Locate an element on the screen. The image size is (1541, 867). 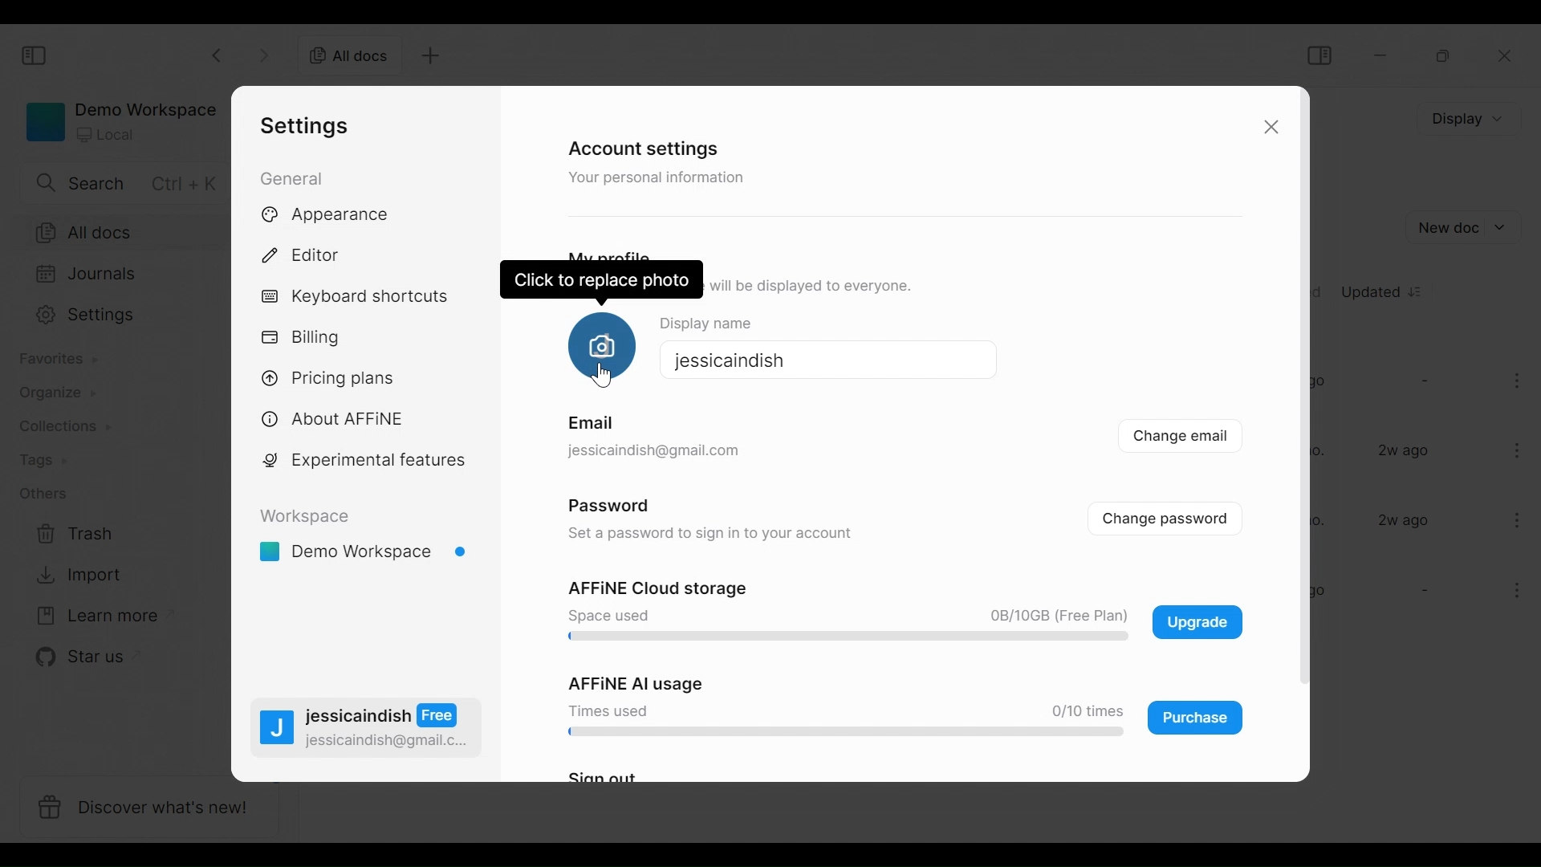
Click to replace photo is located at coordinates (600, 344).